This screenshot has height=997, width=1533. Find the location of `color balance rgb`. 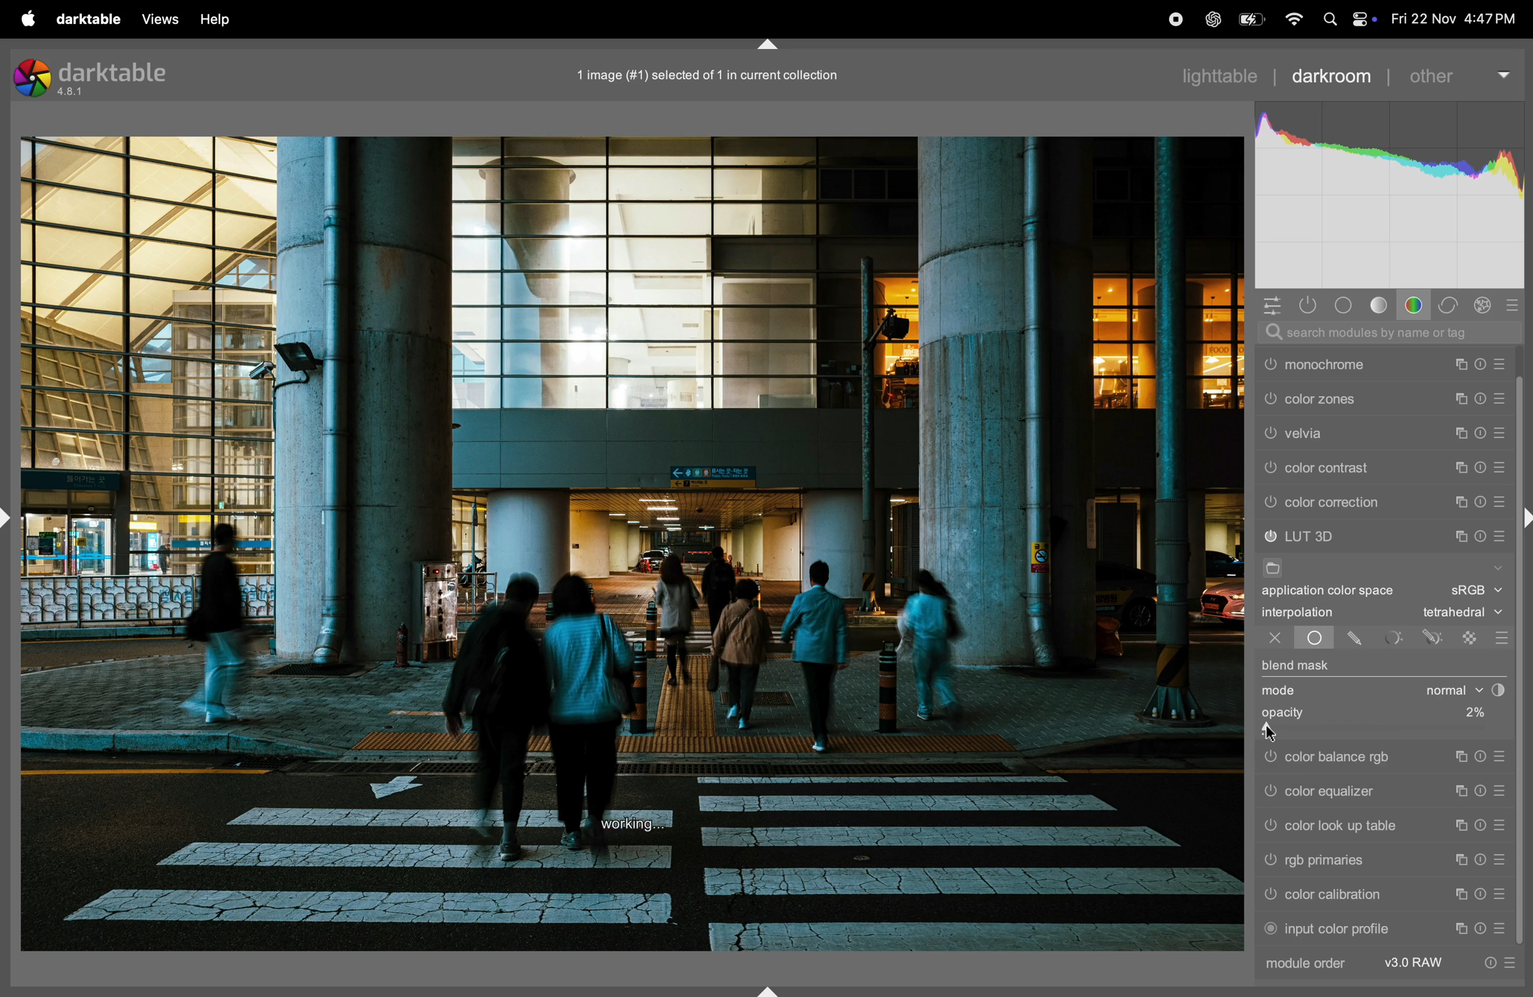

color balance rgb is located at coordinates (1353, 758).